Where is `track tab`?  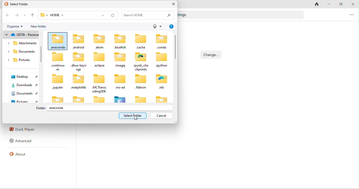
track tab is located at coordinates (316, 5).